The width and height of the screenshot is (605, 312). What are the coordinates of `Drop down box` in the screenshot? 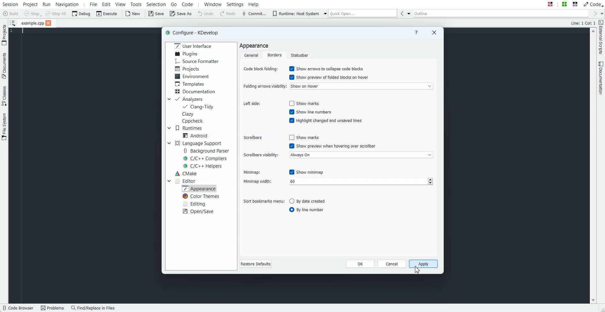 It's located at (601, 14).